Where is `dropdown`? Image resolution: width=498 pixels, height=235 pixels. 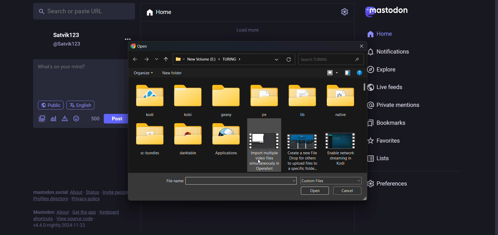 dropdown is located at coordinates (277, 60).